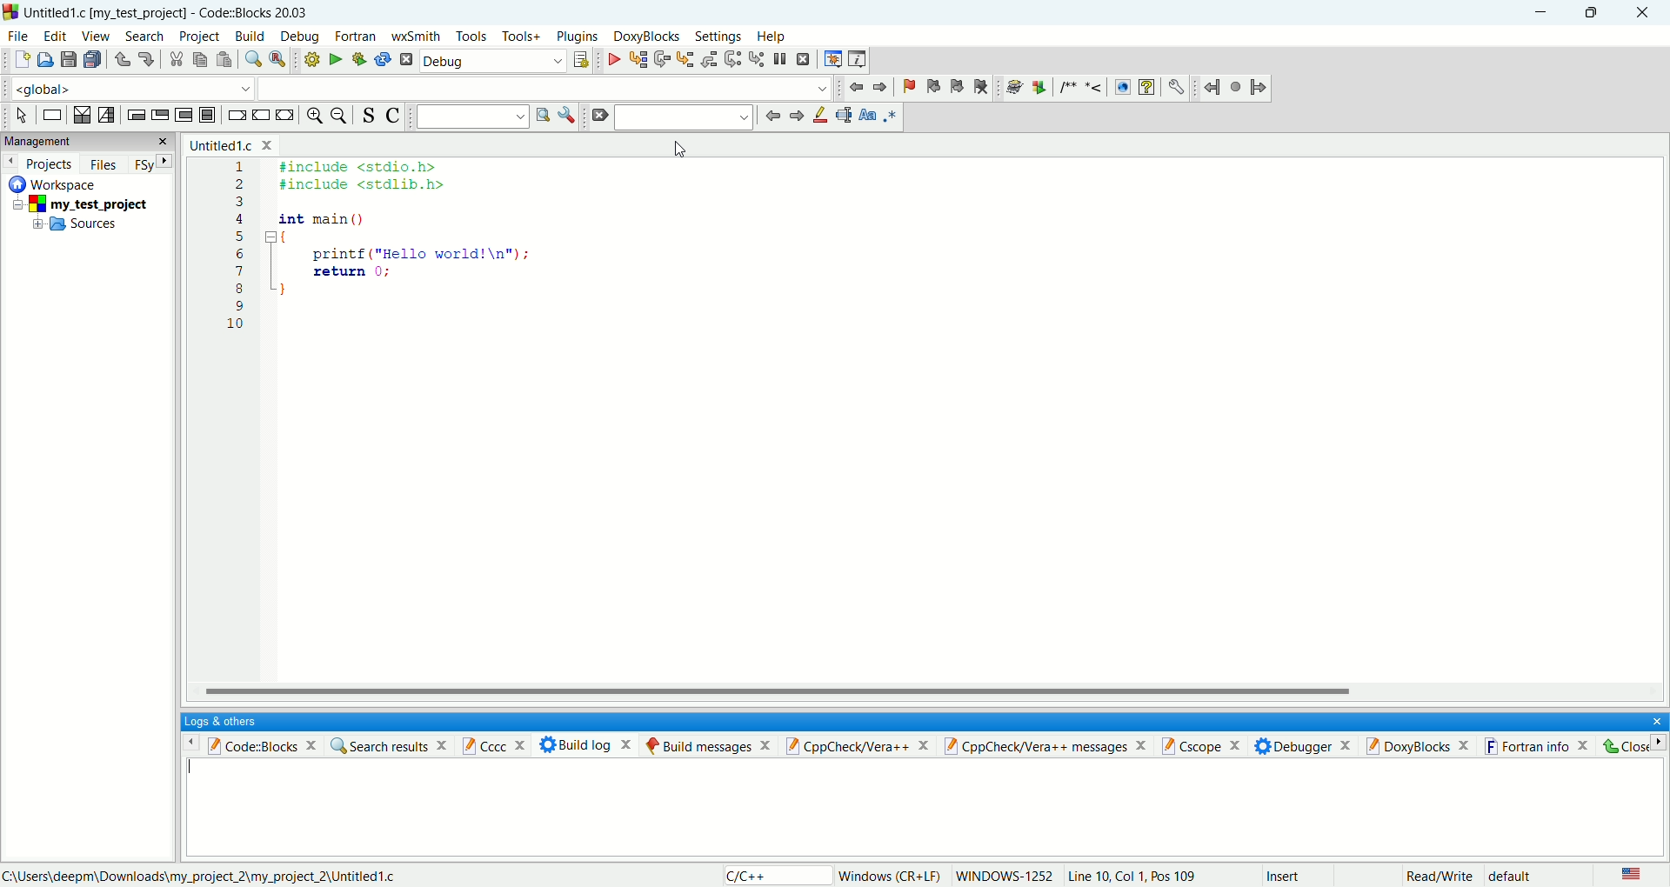  I want to click on elect target dialog, so click(580, 60).